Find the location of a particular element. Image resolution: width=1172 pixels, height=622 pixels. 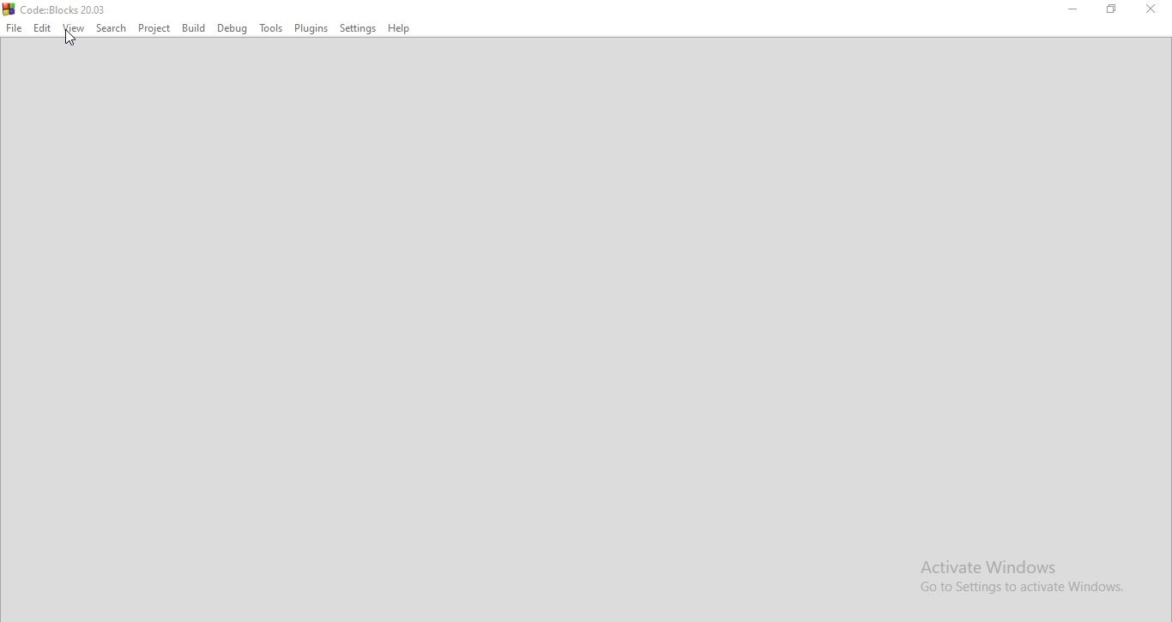

Restore is located at coordinates (1113, 11).